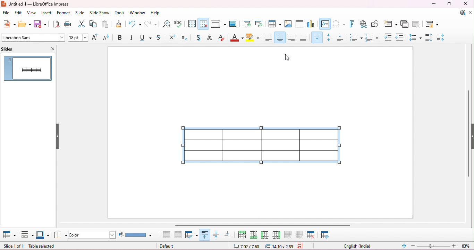 The height and width of the screenshot is (250, 474). What do you see at coordinates (247, 24) in the screenshot?
I see `start from first slide` at bounding box center [247, 24].